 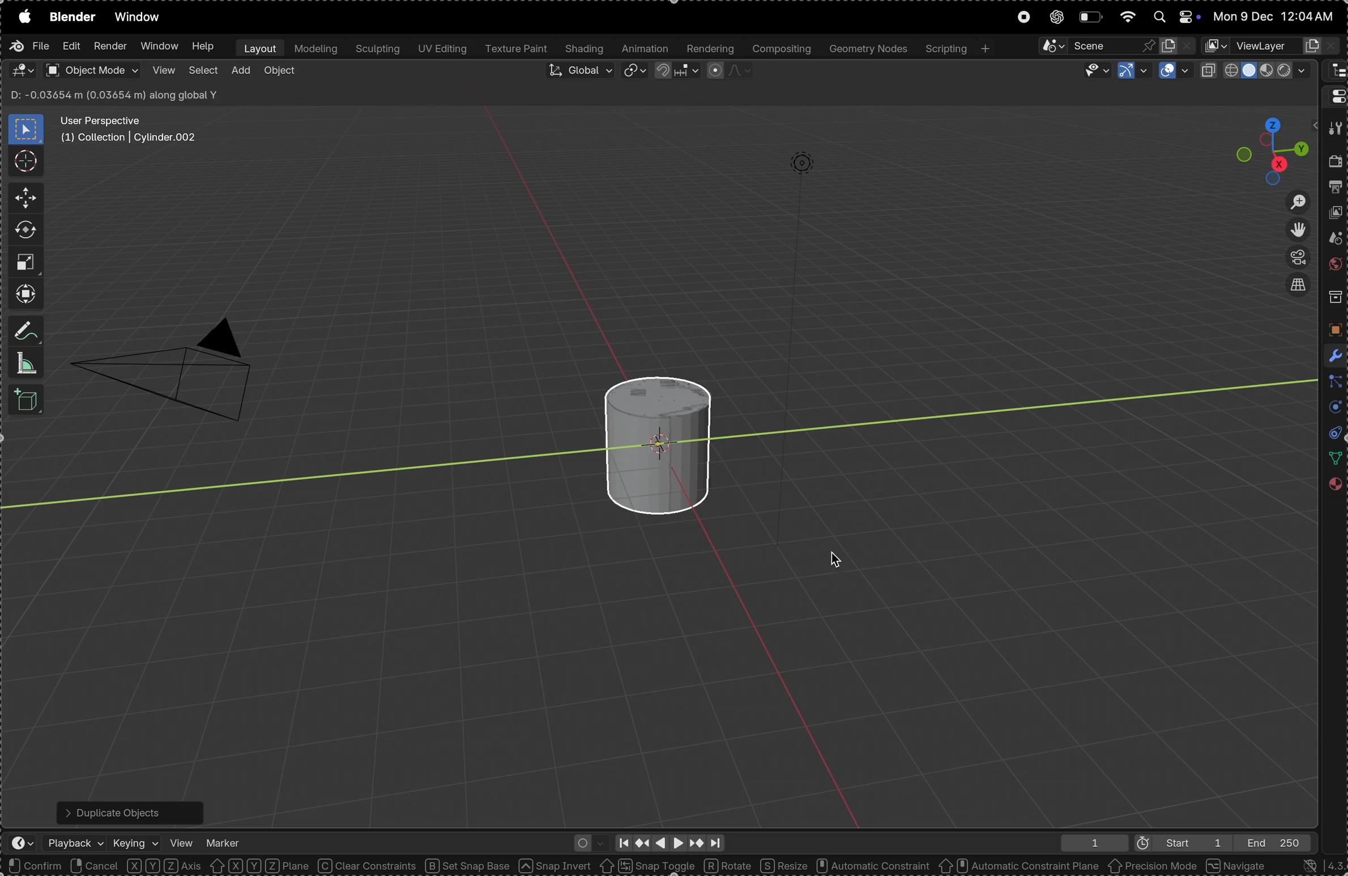 What do you see at coordinates (783, 865) in the screenshot?
I see `resize` at bounding box center [783, 865].